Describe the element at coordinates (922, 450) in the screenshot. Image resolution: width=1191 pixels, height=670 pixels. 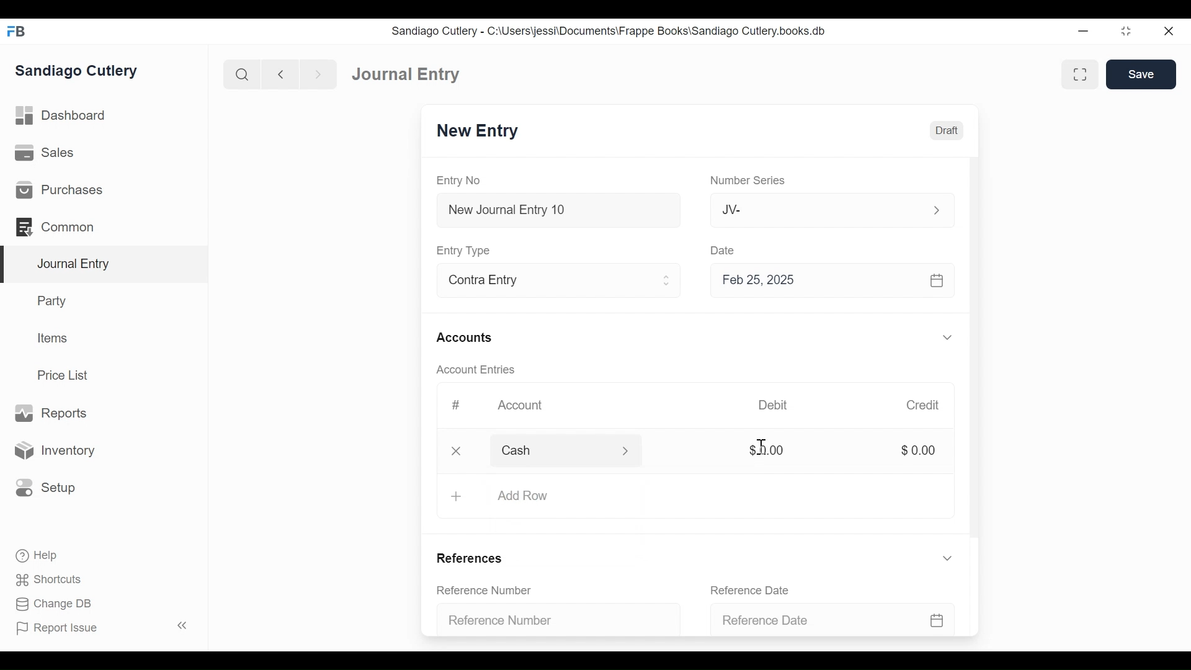
I see `$0.00` at that location.